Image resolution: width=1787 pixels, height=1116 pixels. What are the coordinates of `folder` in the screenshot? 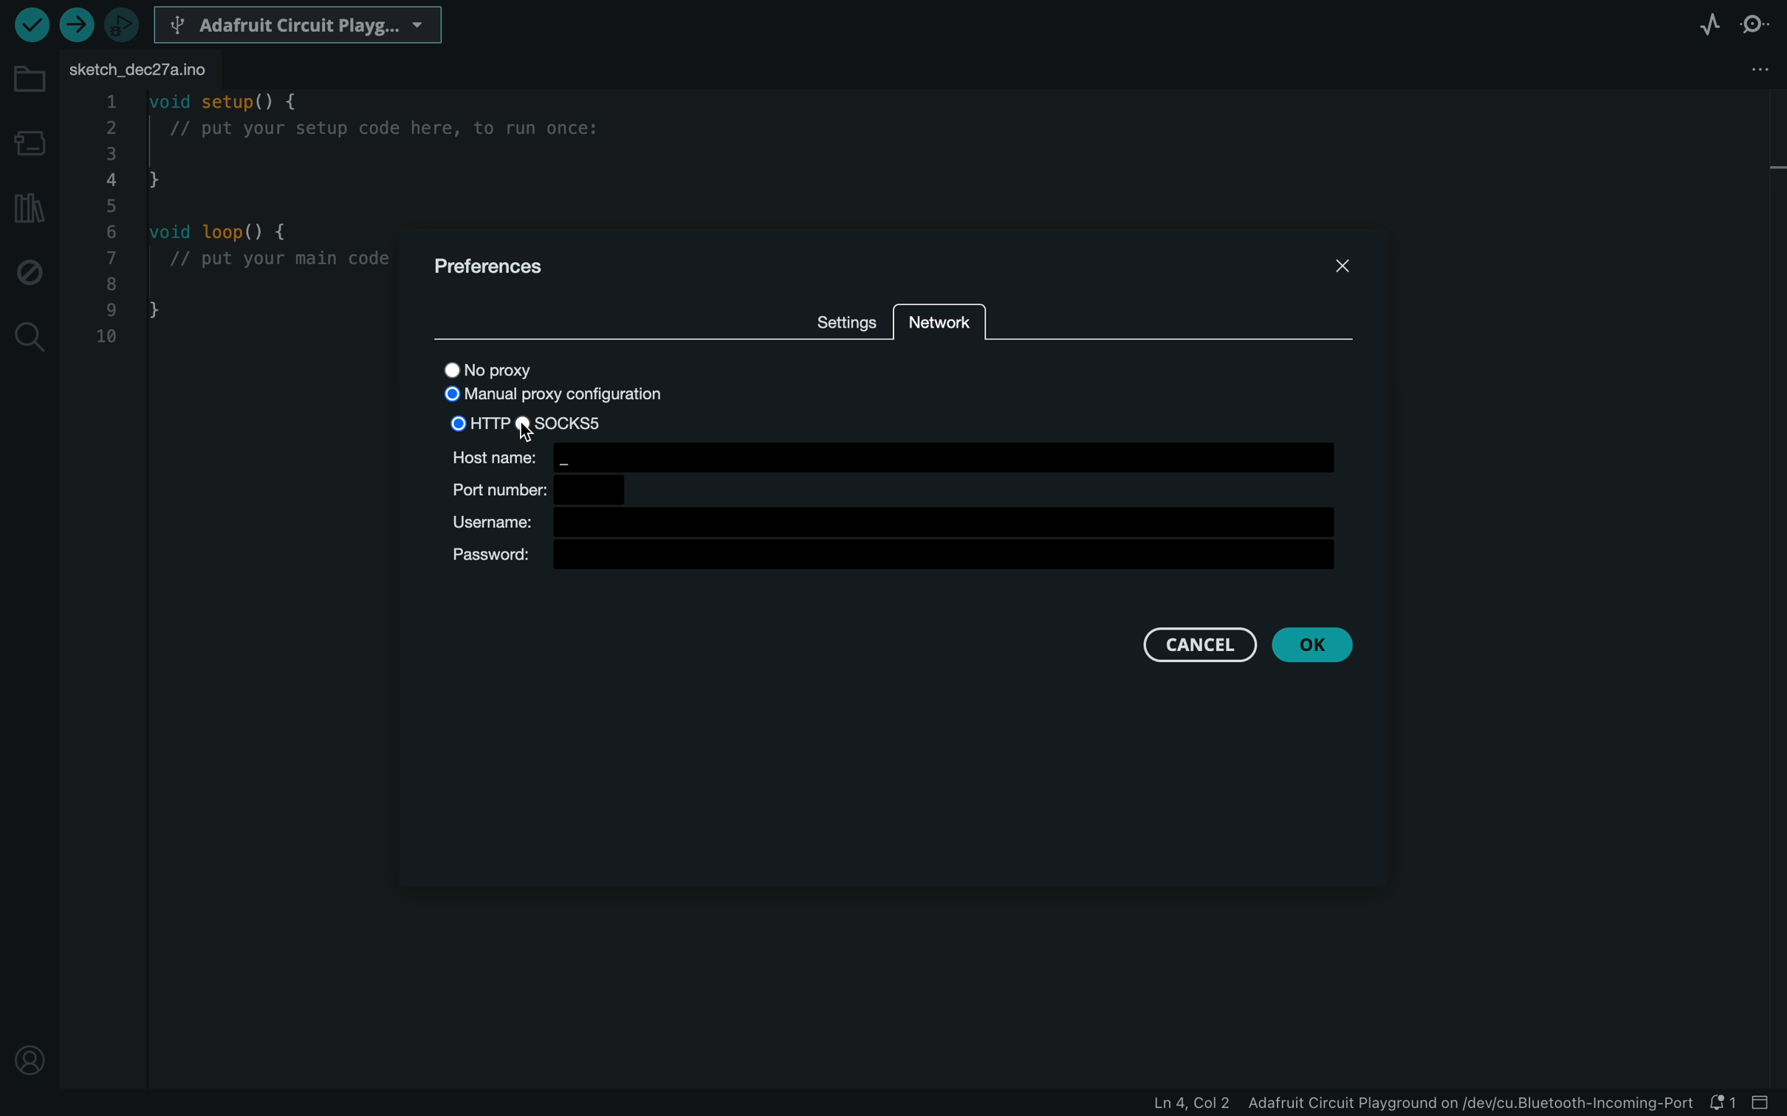 It's located at (30, 80).